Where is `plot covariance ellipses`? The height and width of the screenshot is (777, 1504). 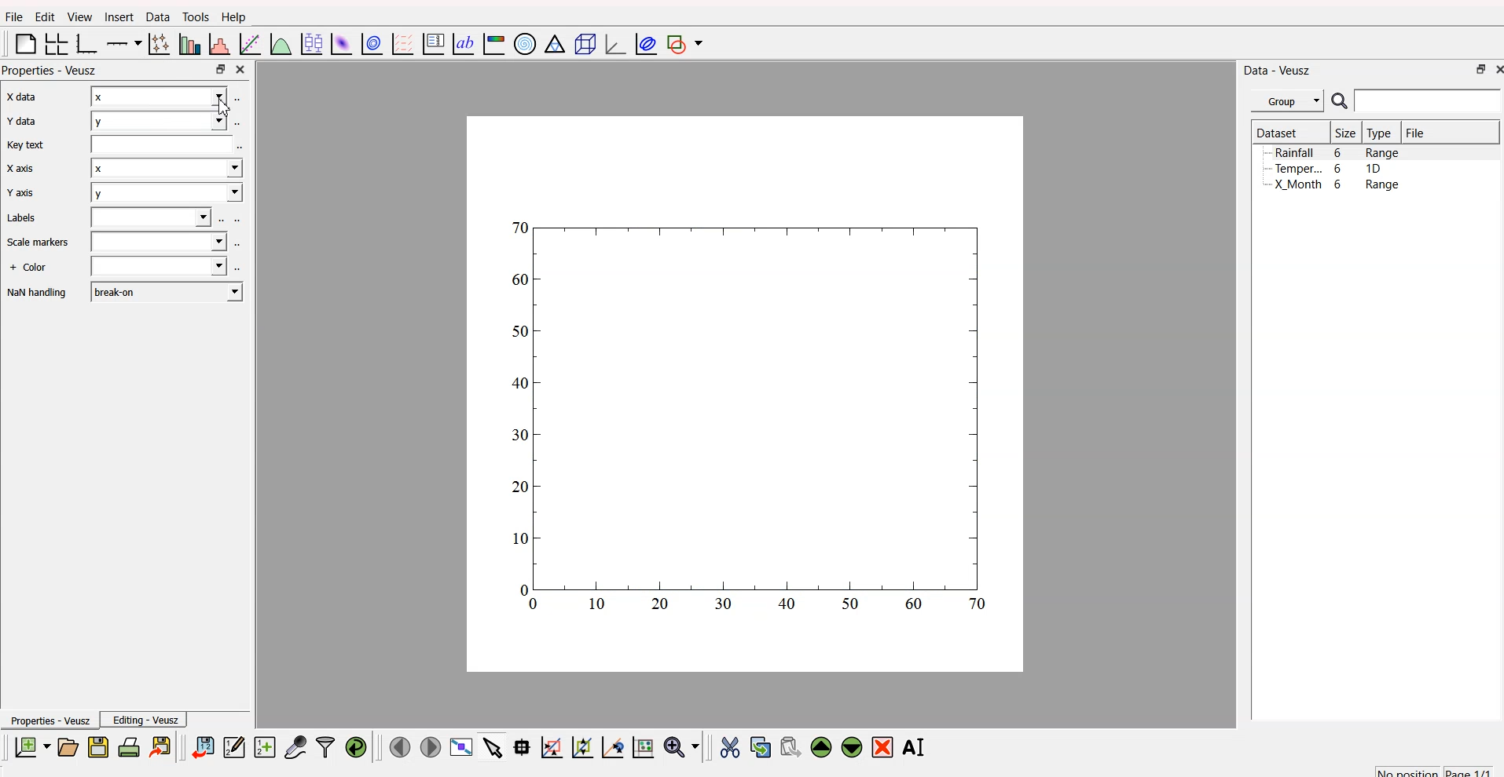 plot covariance ellipses is located at coordinates (643, 44).